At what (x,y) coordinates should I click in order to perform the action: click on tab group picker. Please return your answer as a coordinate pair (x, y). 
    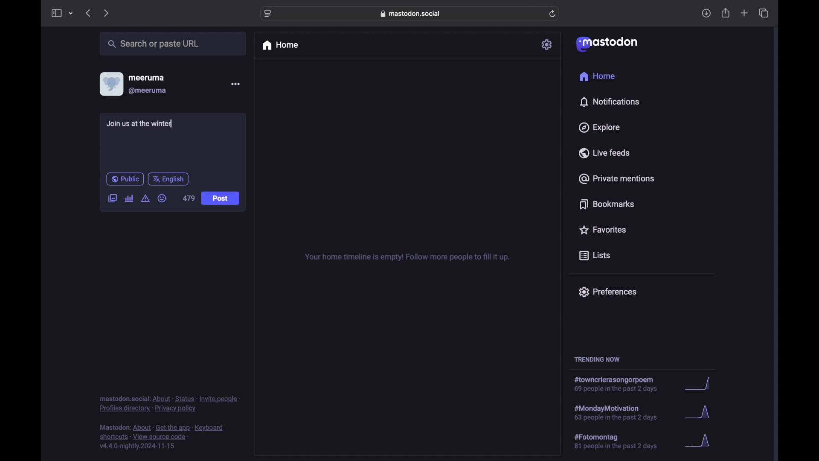
    Looking at the image, I should click on (71, 14).